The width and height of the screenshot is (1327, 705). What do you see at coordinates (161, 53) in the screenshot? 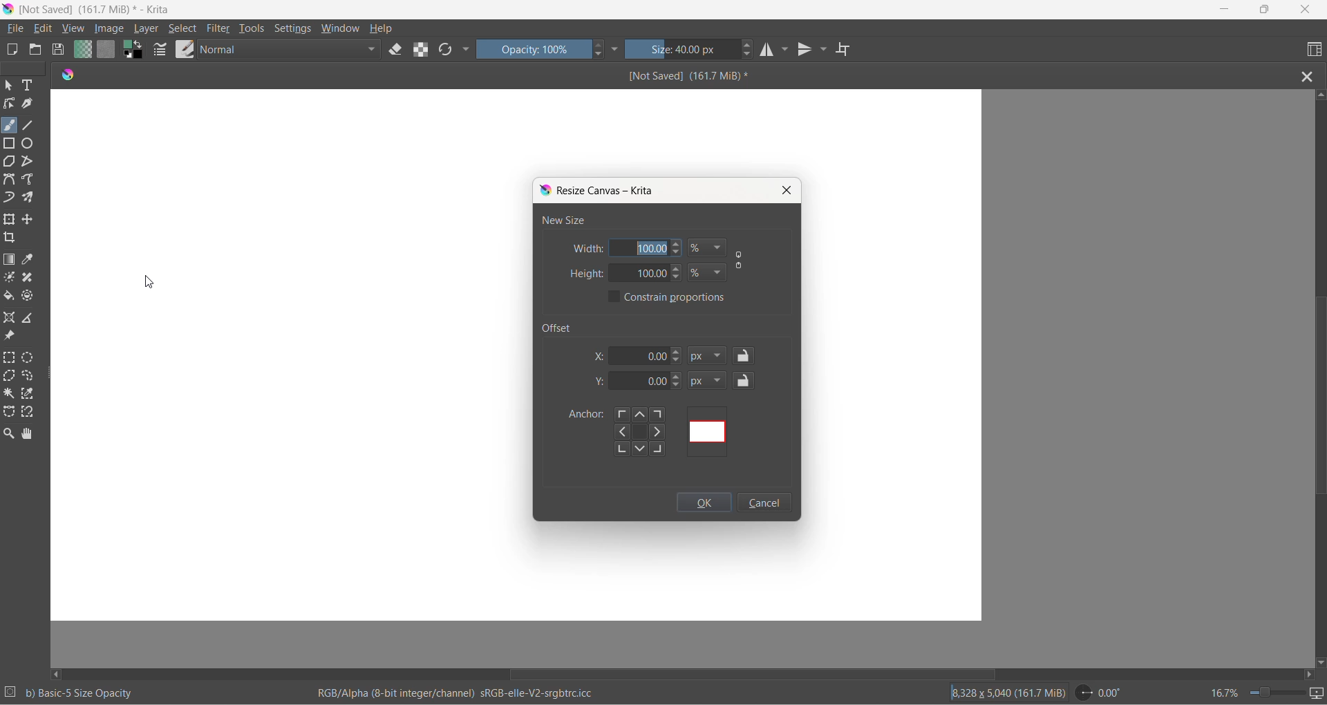
I see `brush settings` at bounding box center [161, 53].